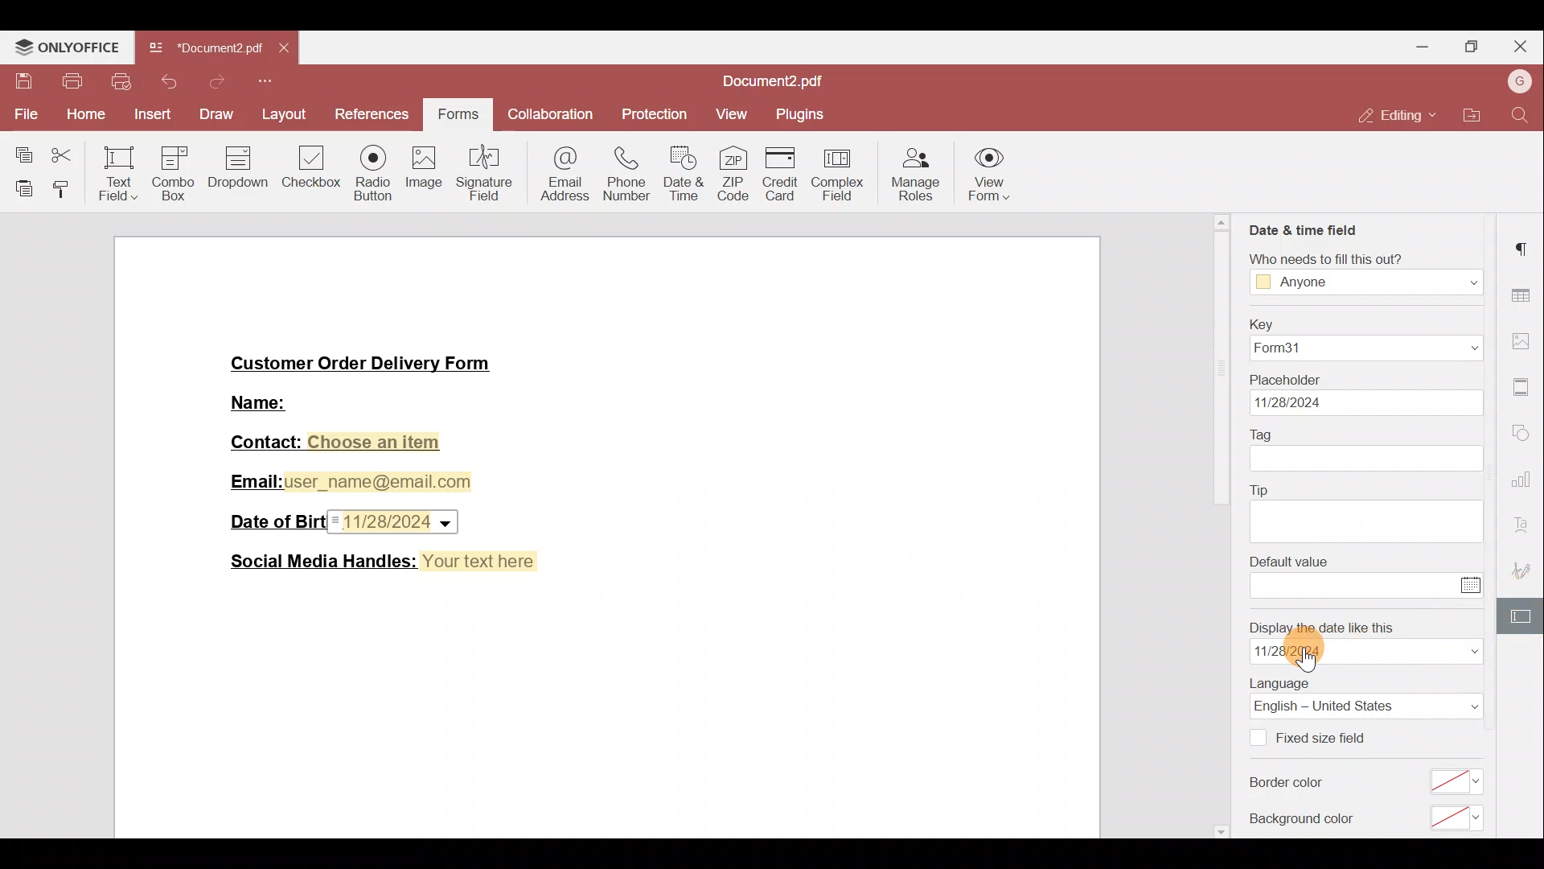 The image size is (1544, 869). I want to click on More, so click(268, 83).